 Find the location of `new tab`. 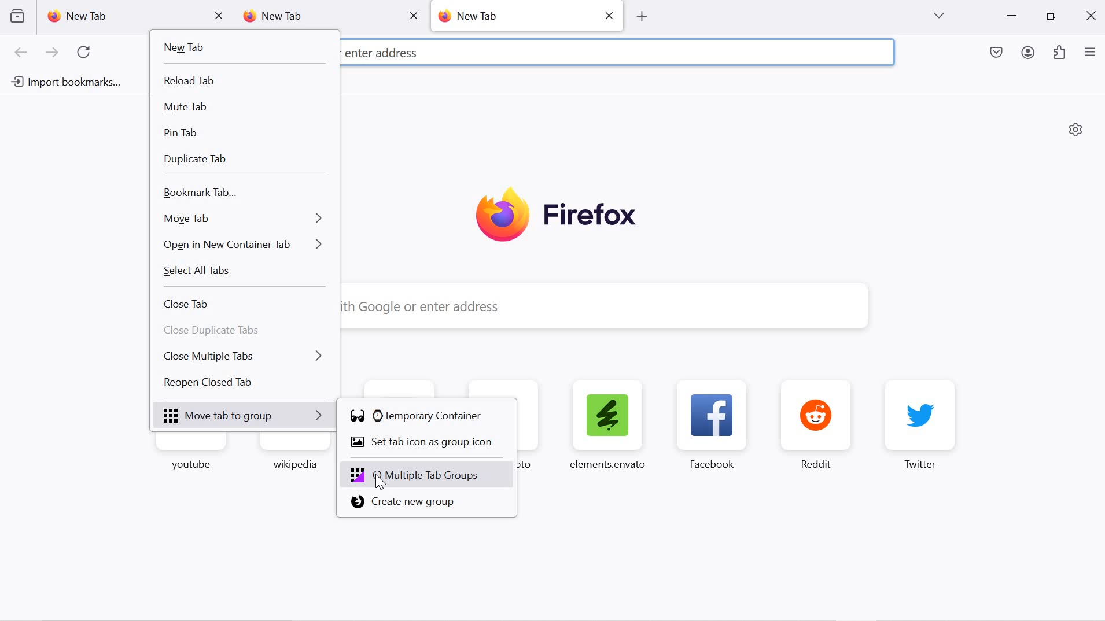

new tab is located at coordinates (314, 17).